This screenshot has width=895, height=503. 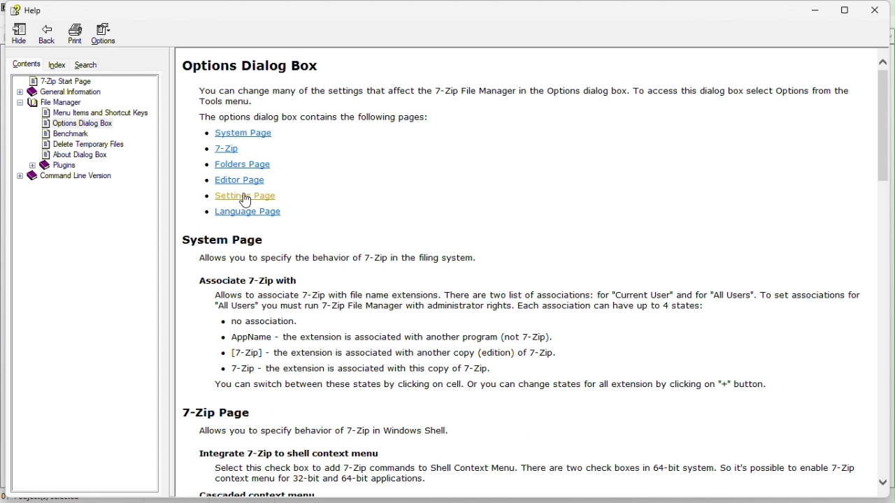 I want to click on system page, so click(x=238, y=132).